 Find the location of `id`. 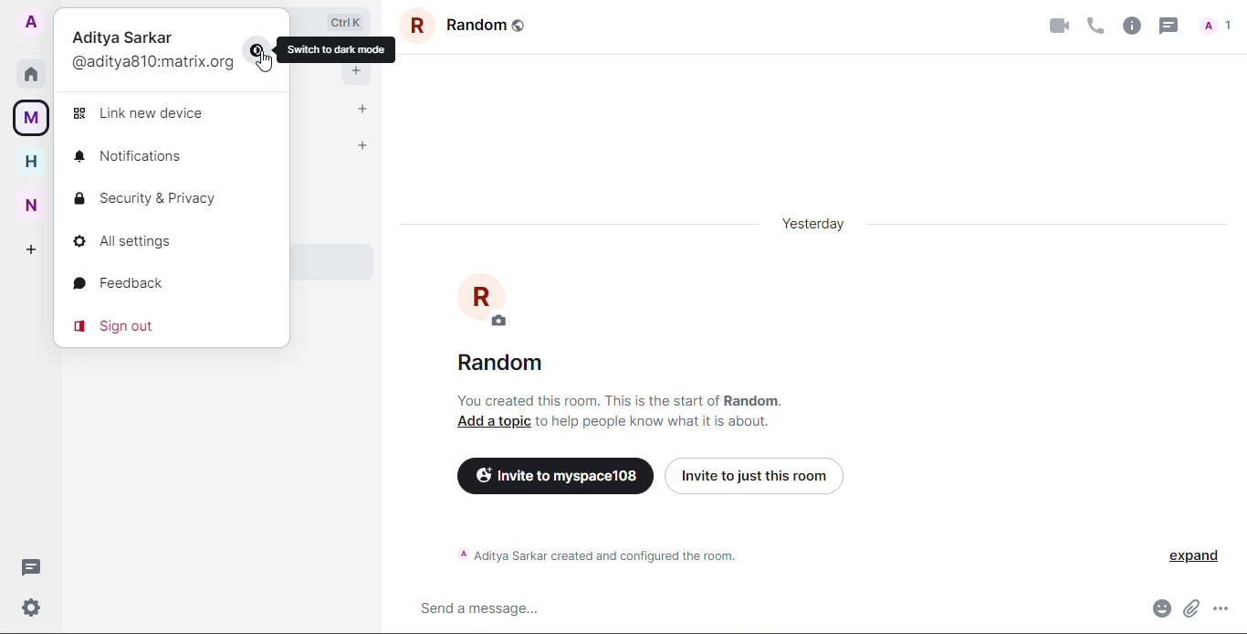

id is located at coordinates (151, 63).